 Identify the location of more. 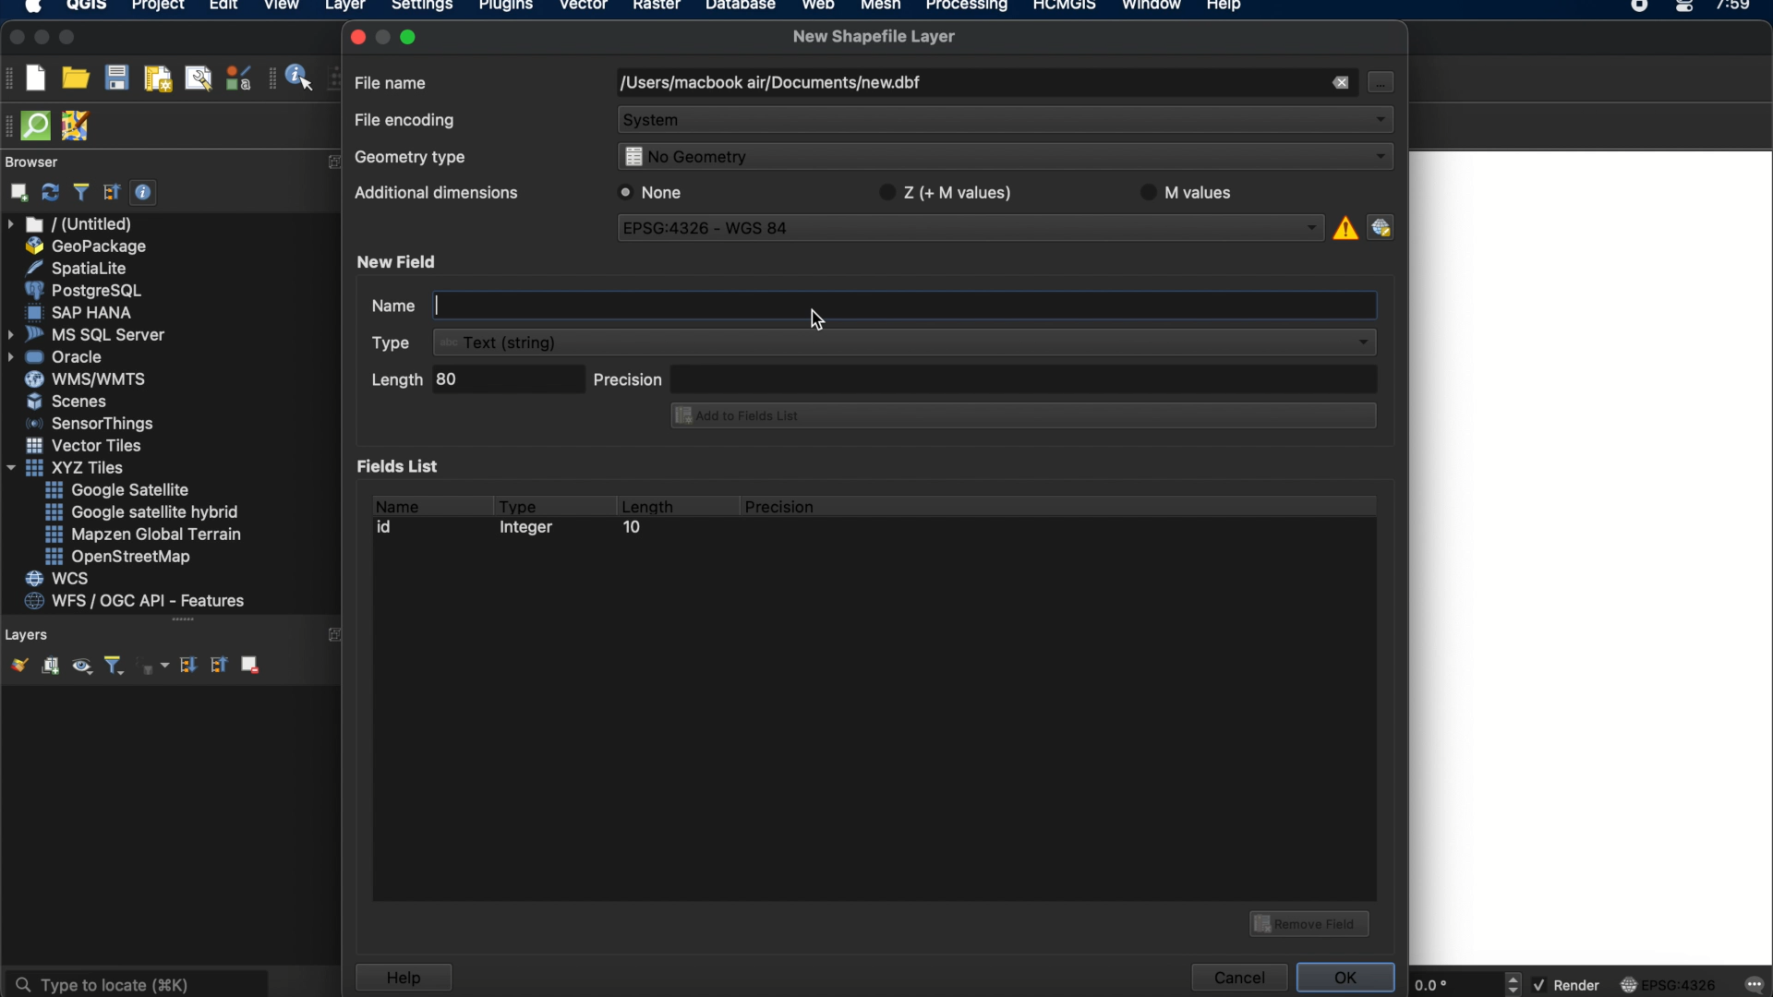
(183, 621).